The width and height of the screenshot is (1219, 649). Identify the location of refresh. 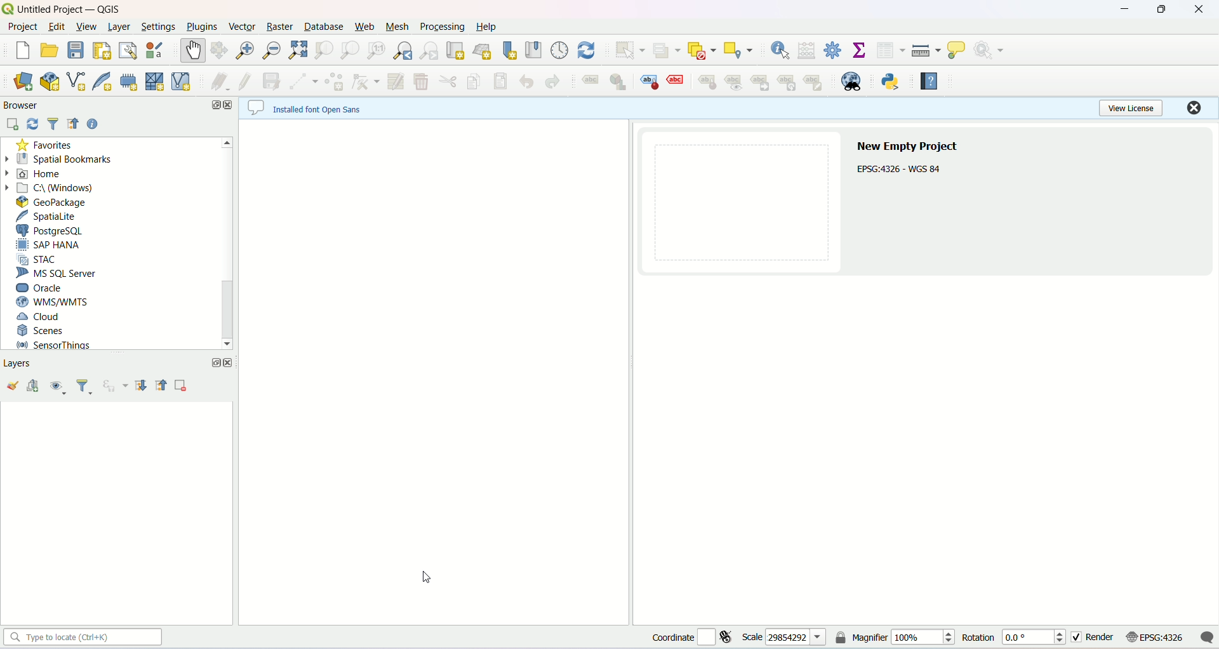
(591, 51).